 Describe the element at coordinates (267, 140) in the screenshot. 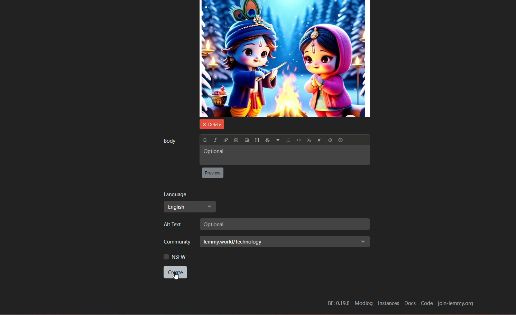

I see `strikethrough` at that location.